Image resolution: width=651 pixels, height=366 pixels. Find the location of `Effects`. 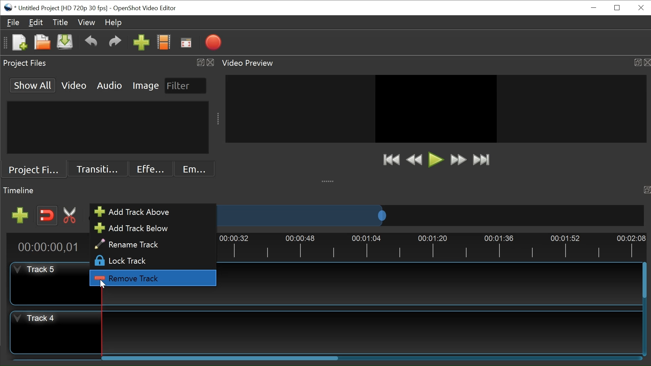

Effects is located at coordinates (150, 169).